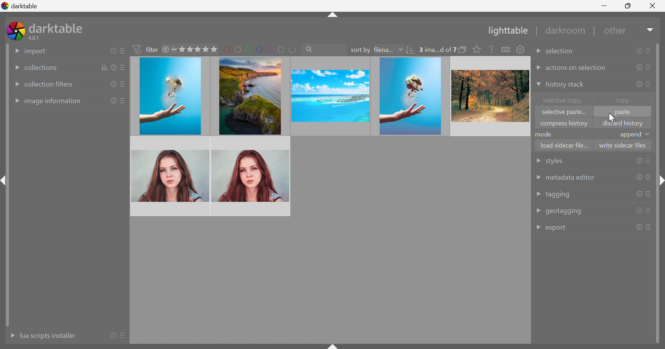 Image resolution: width=665 pixels, height=349 pixels. I want to click on export, so click(558, 229).